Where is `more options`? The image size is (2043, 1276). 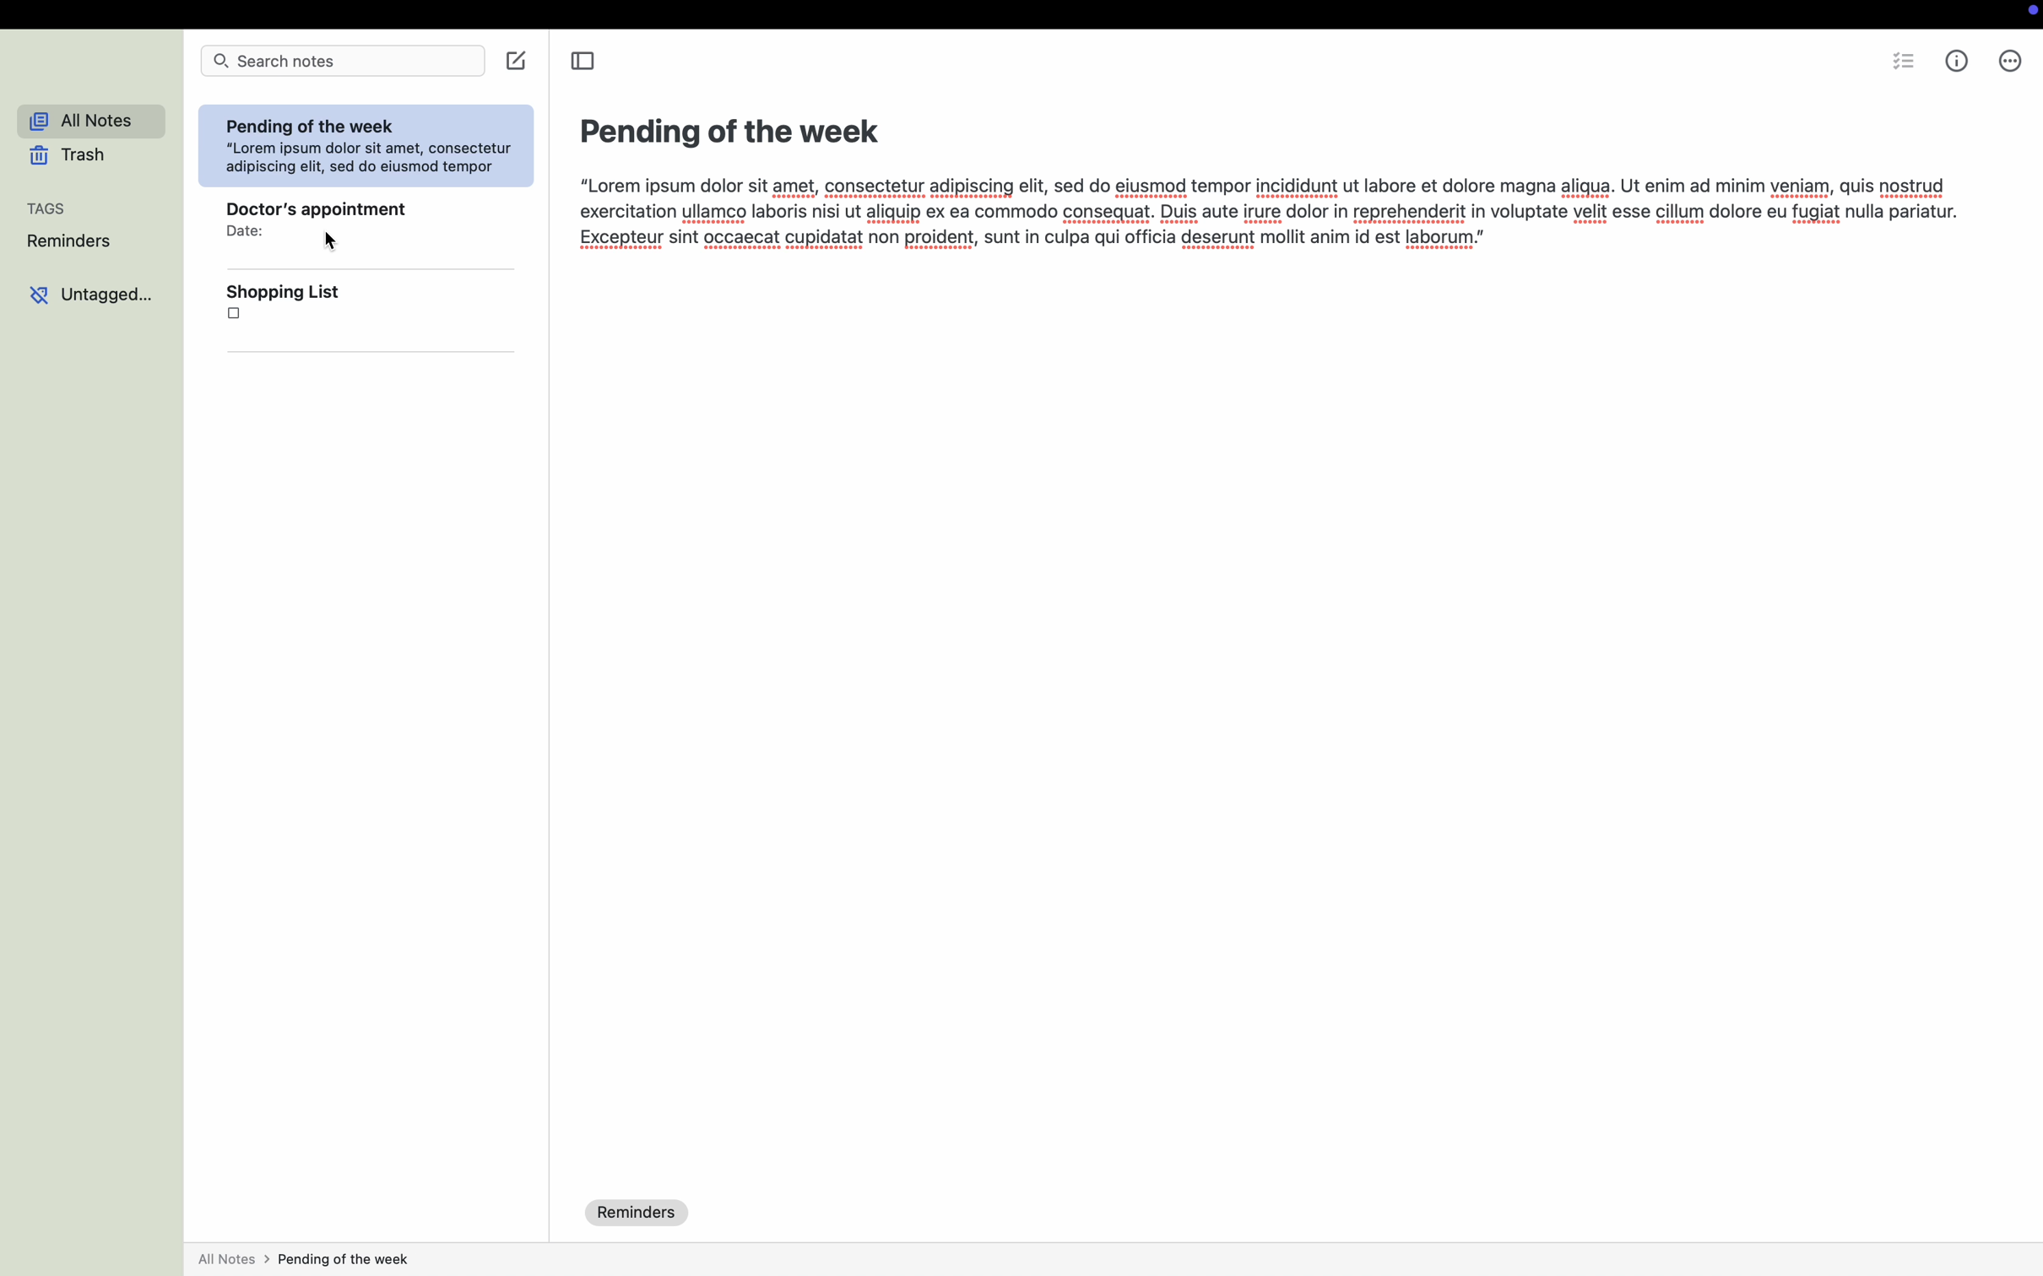
more options is located at coordinates (2010, 63).